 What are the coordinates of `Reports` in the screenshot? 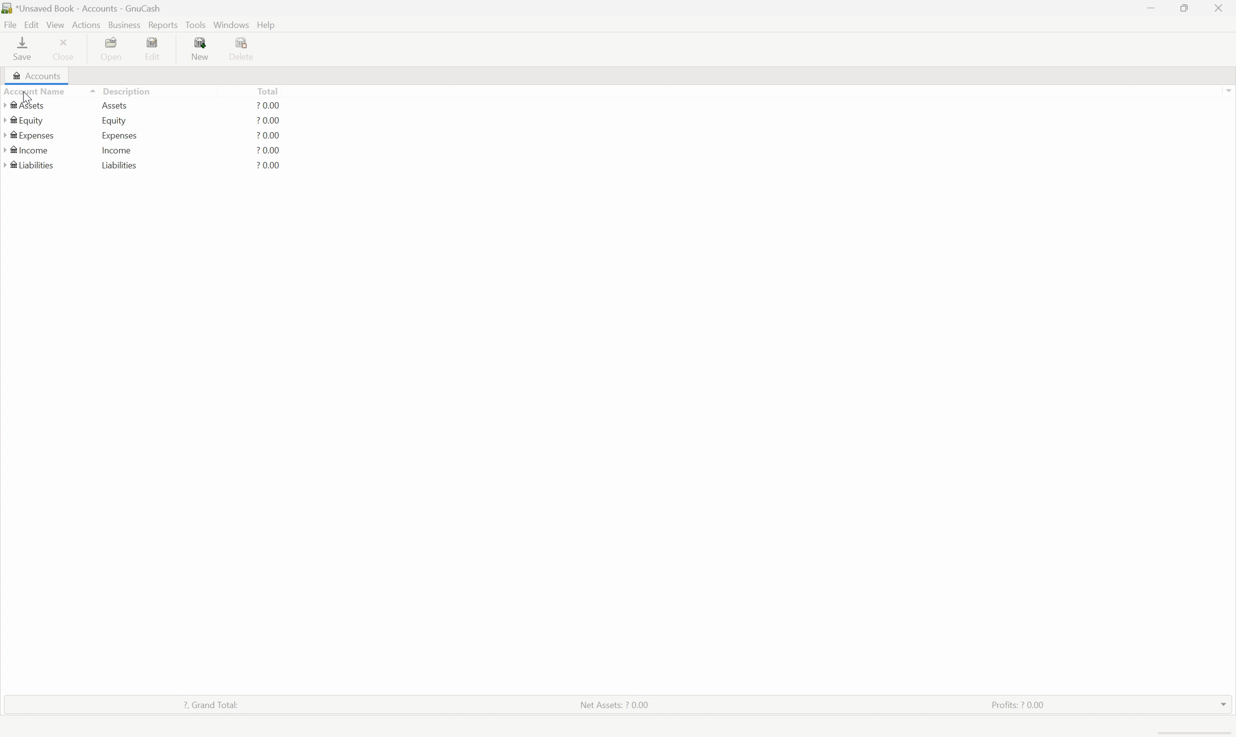 It's located at (162, 25).